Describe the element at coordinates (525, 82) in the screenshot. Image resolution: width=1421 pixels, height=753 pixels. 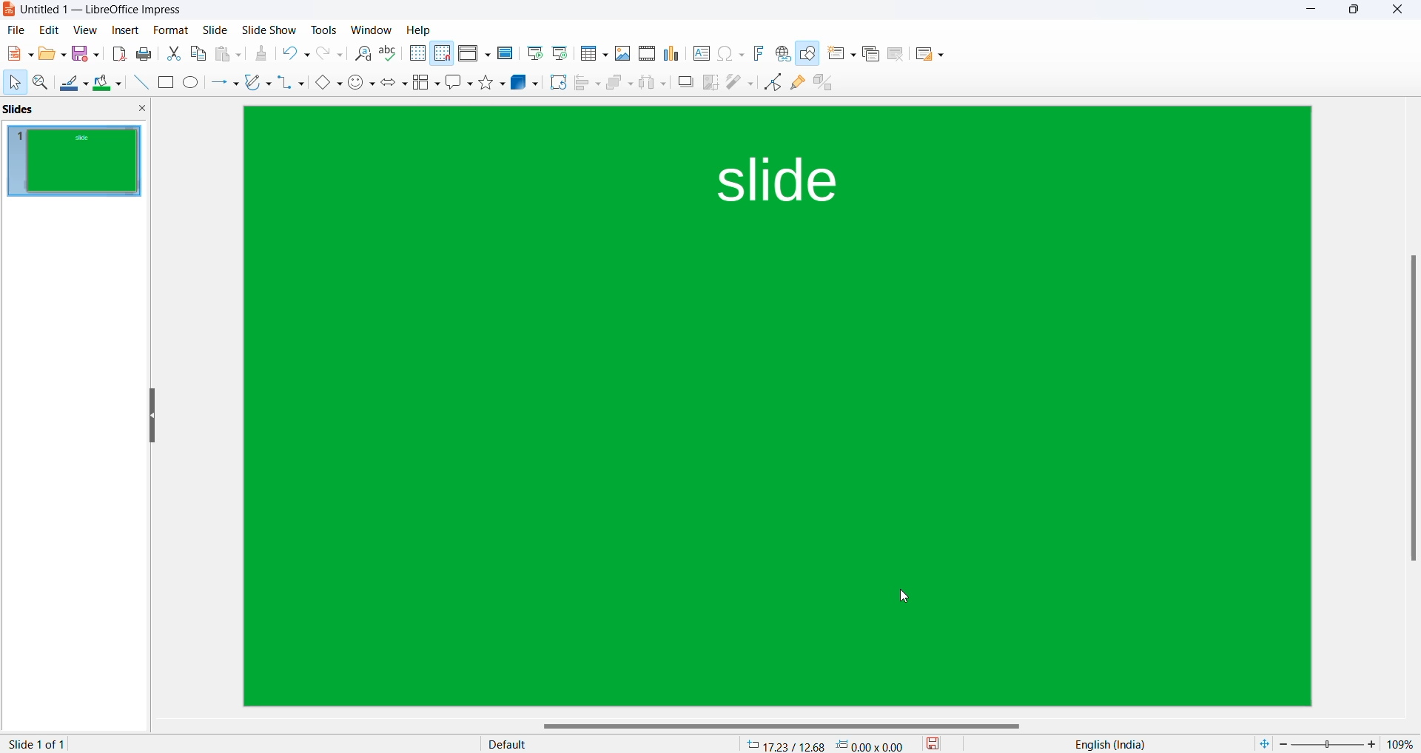
I see `3d objects` at that location.